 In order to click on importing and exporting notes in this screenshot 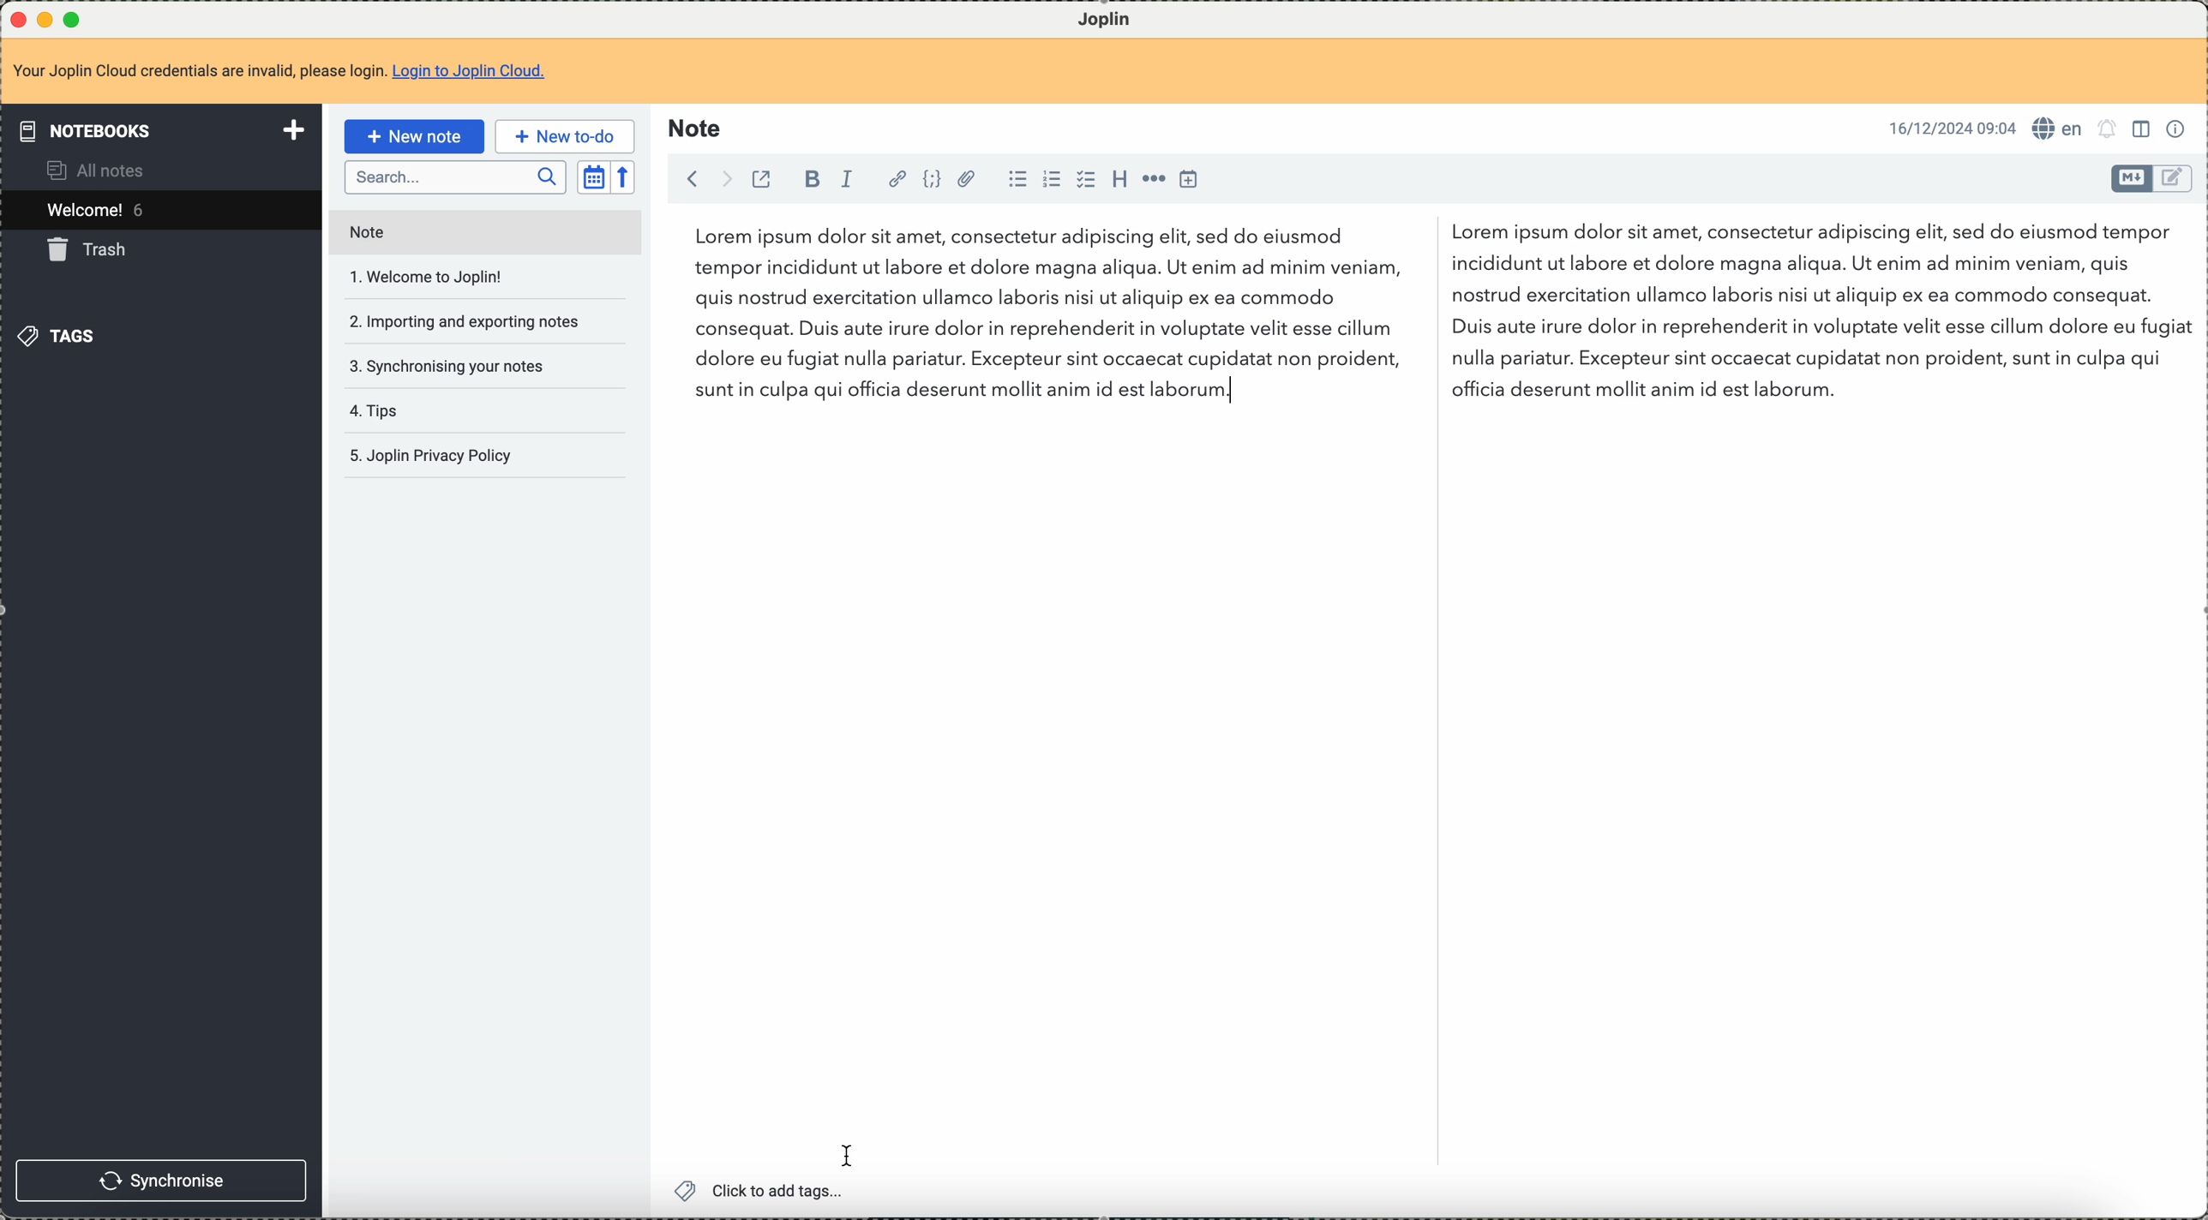, I will do `click(469, 323)`.